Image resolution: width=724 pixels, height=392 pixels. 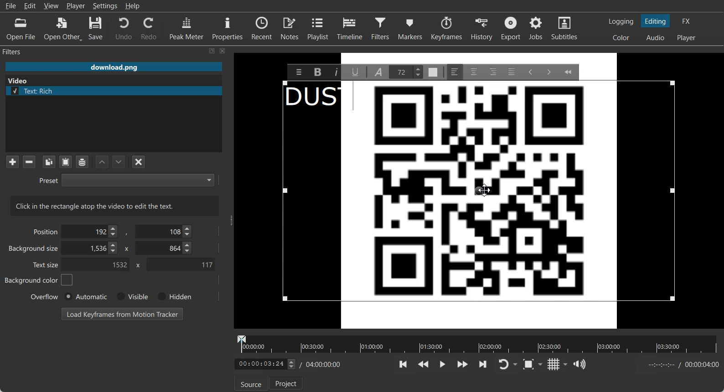 I want to click on Background size Y- Co-ordinate, so click(x=165, y=249).